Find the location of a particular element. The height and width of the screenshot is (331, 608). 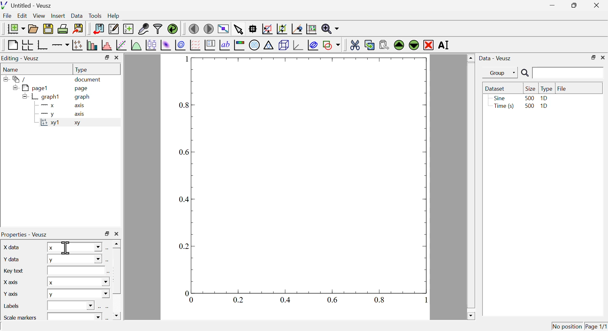

0.4 is located at coordinates (185, 200).